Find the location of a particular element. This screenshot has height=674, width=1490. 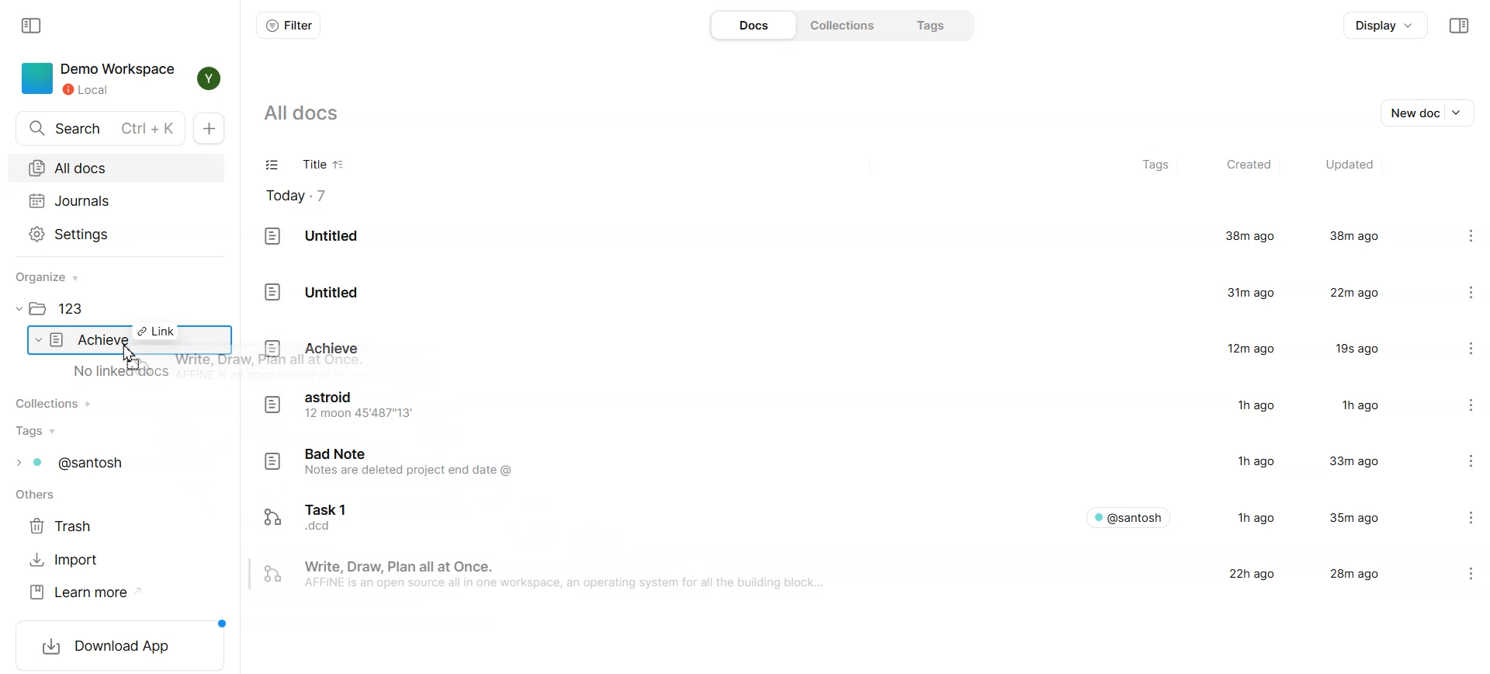

Settings is located at coordinates (1459, 406).